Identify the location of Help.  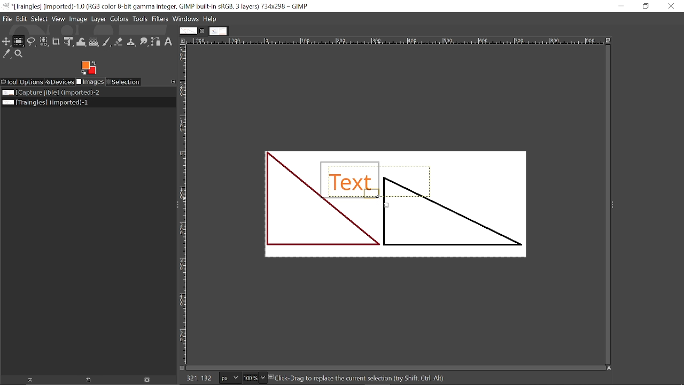
(210, 19).